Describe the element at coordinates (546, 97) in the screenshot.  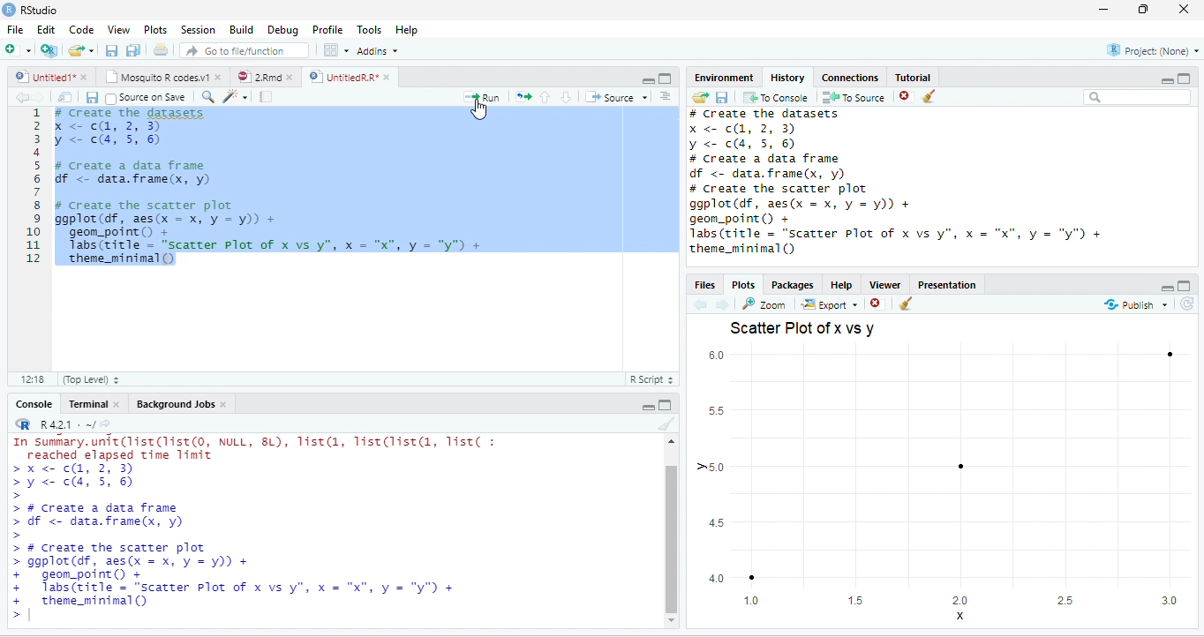
I see `Go to previous section/chunk` at that location.